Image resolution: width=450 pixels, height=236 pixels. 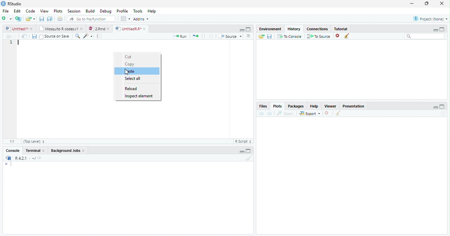 I want to click on Workplace panes, so click(x=125, y=18).